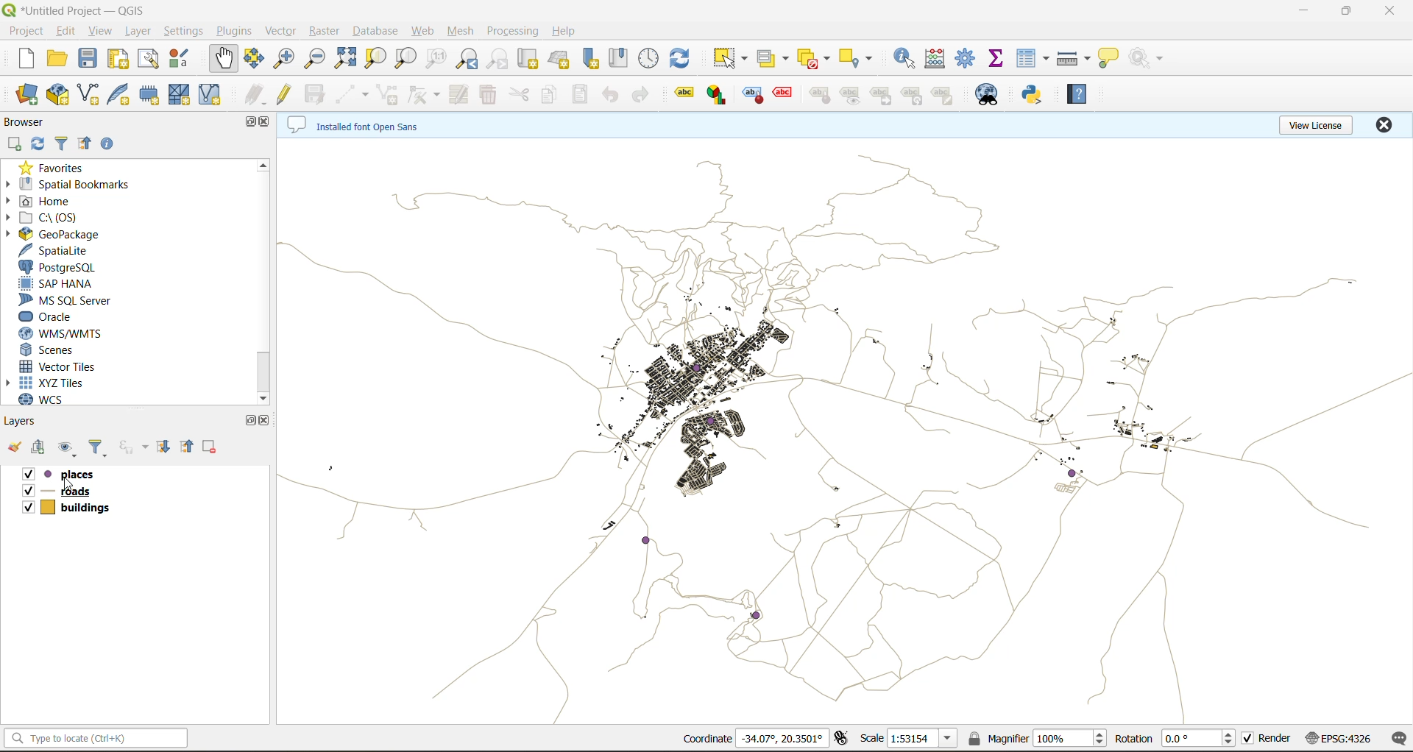 The width and height of the screenshot is (1413, 752). What do you see at coordinates (97, 738) in the screenshot?
I see `status bar` at bounding box center [97, 738].